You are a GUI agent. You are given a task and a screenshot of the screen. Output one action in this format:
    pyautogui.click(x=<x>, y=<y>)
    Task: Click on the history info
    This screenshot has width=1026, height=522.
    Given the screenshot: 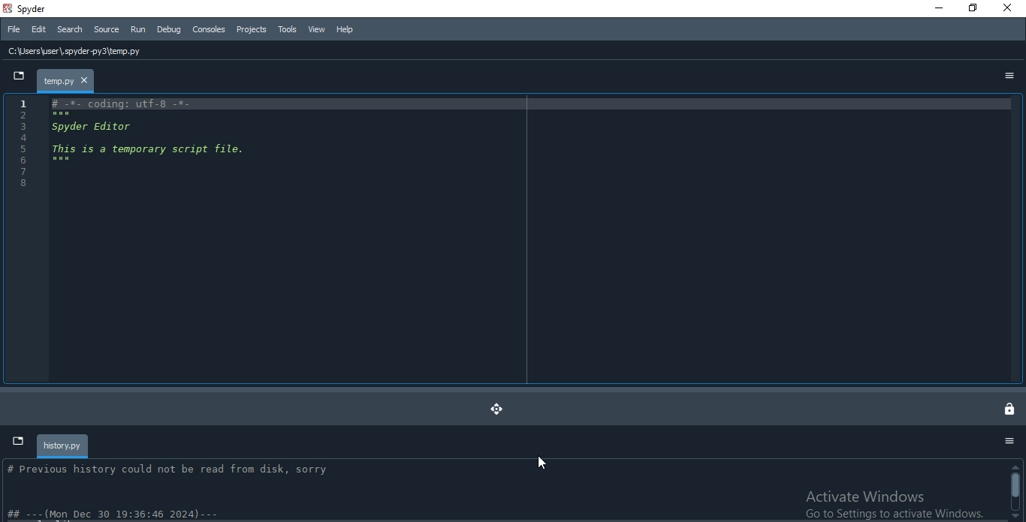 What is the action you would take?
    pyautogui.click(x=501, y=489)
    